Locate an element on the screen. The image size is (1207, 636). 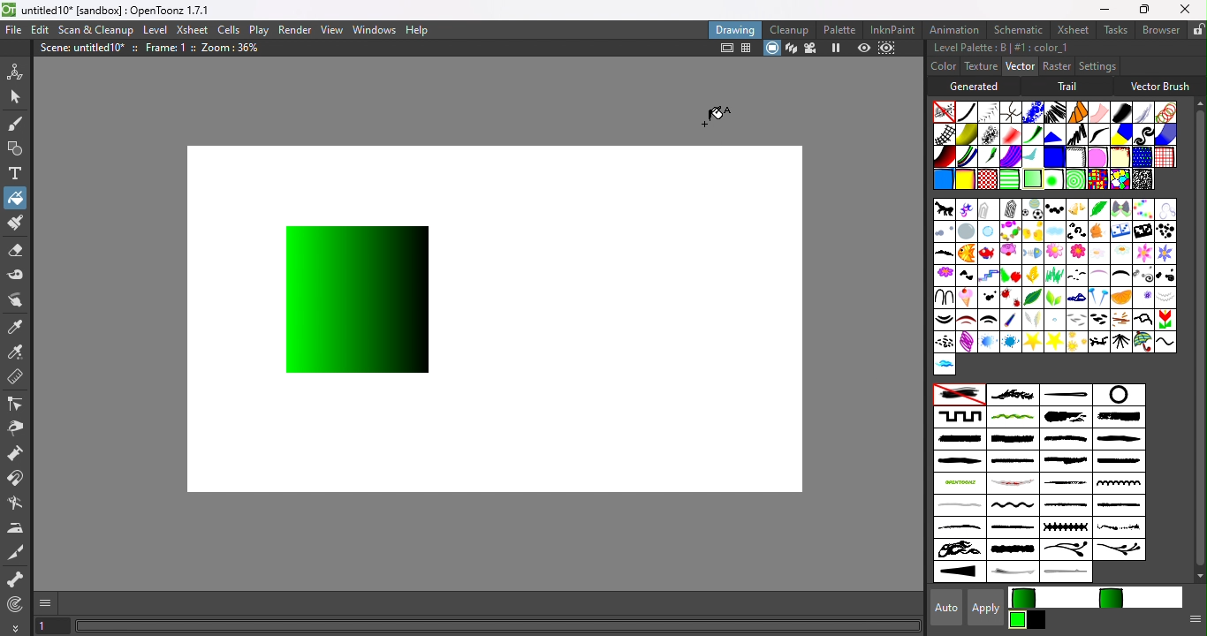
circle is located at coordinates (1117, 395).